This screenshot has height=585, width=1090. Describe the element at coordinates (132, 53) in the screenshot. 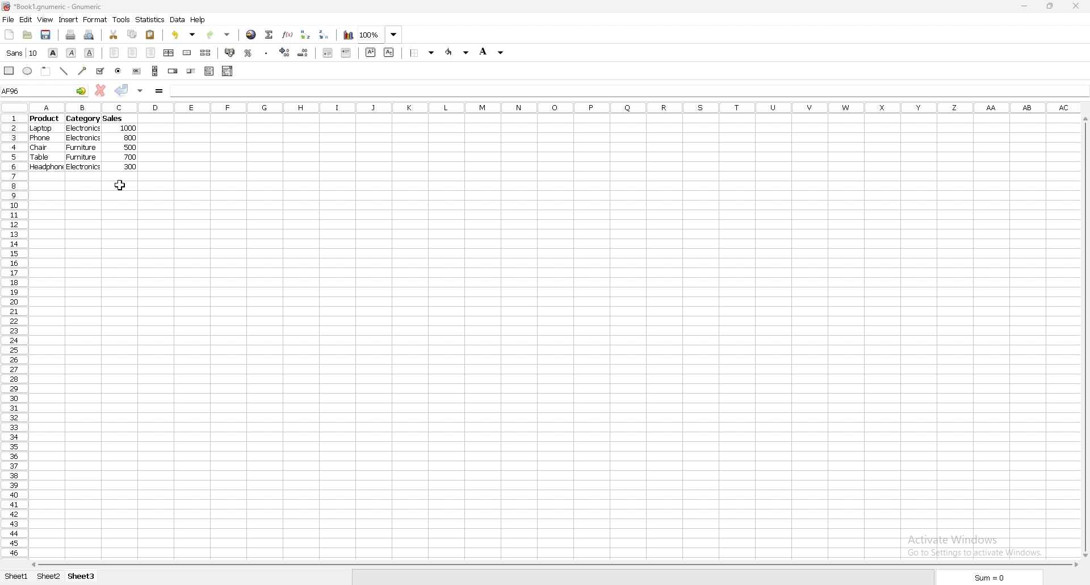

I see `centre` at that location.